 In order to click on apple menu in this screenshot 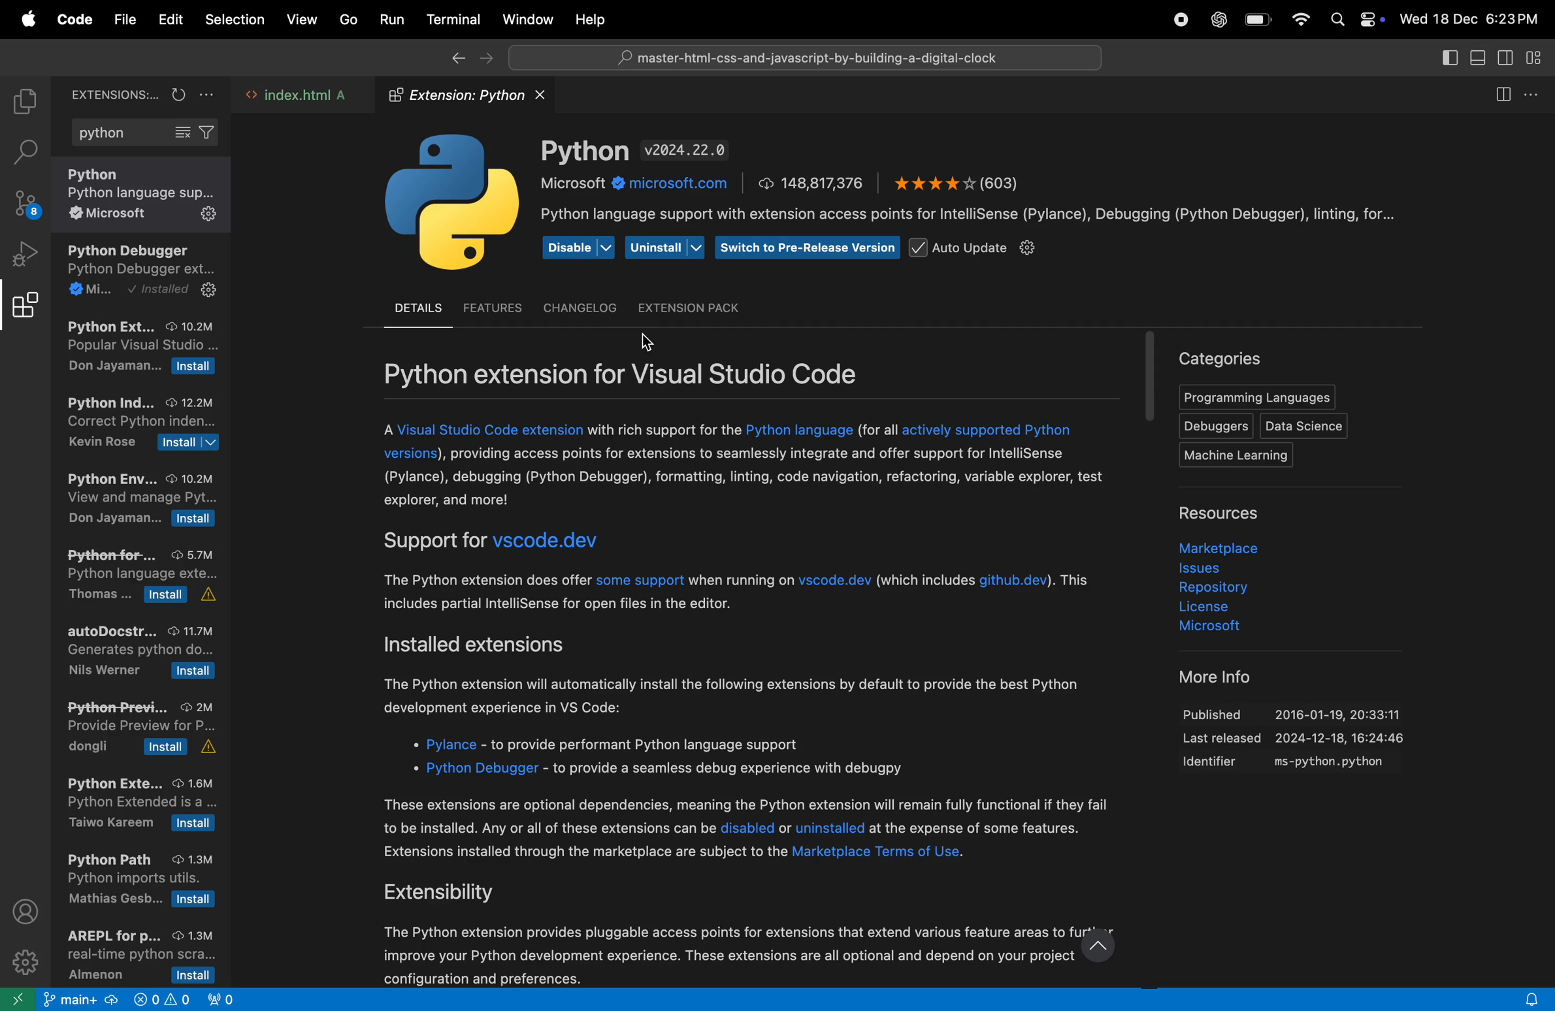, I will do `click(24, 20)`.